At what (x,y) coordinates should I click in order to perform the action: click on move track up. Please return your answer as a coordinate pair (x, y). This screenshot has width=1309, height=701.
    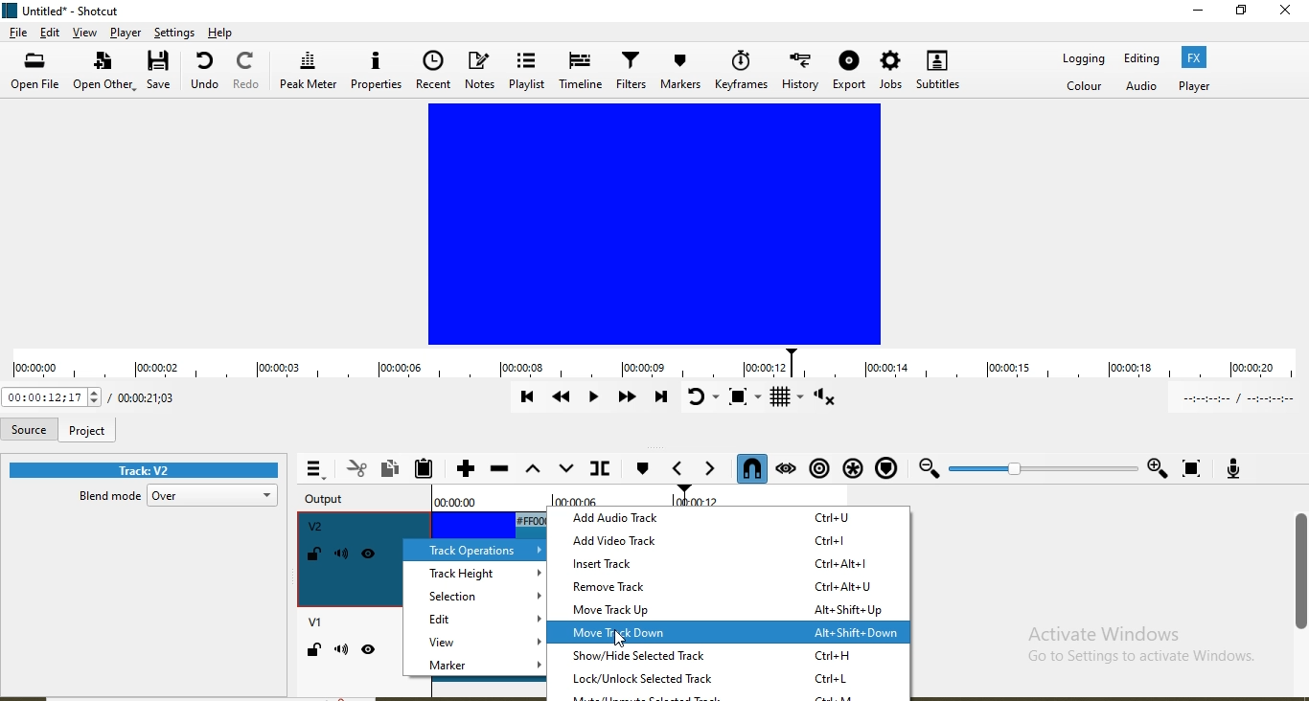
    Looking at the image, I should click on (734, 610).